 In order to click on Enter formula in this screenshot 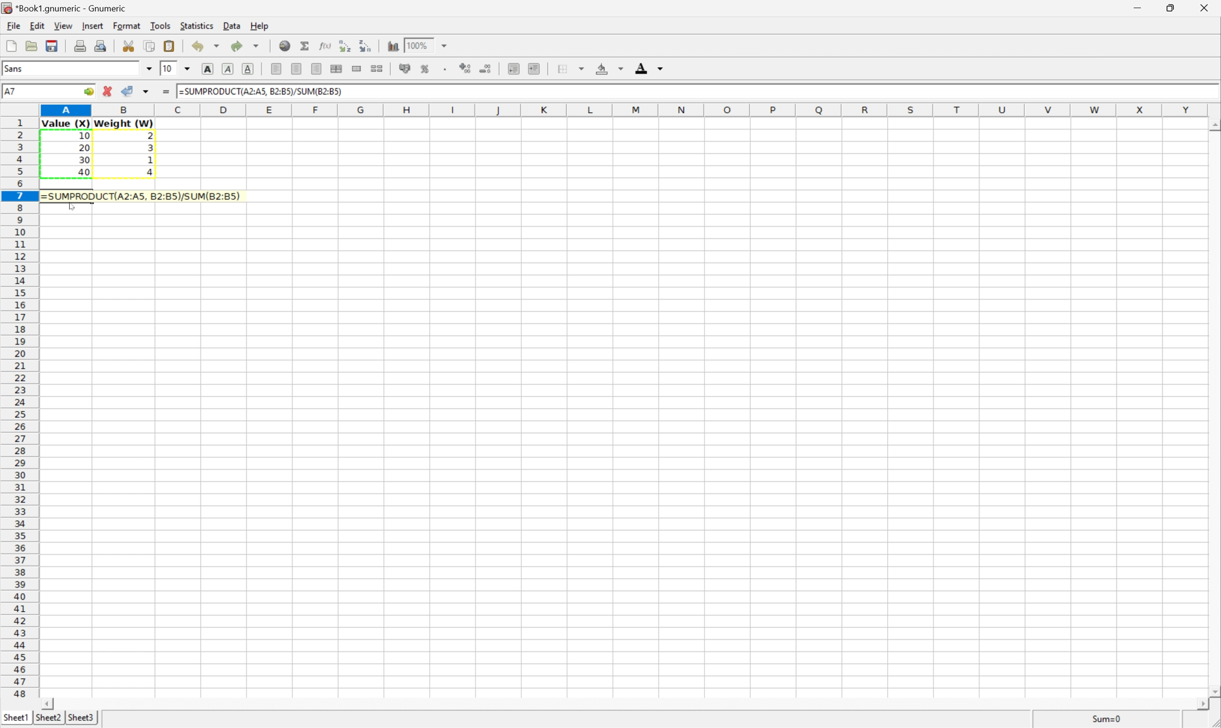, I will do `click(164, 92)`.